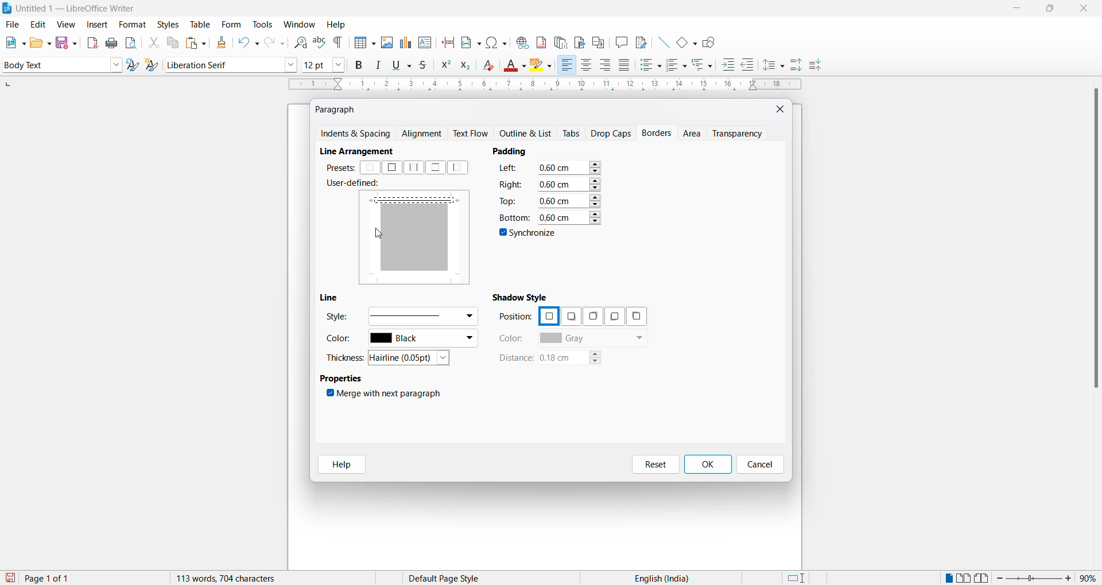  What do you see at coordinates (274, 42) in the screenshot?
I see `redo` at bounding box center [274, 42].